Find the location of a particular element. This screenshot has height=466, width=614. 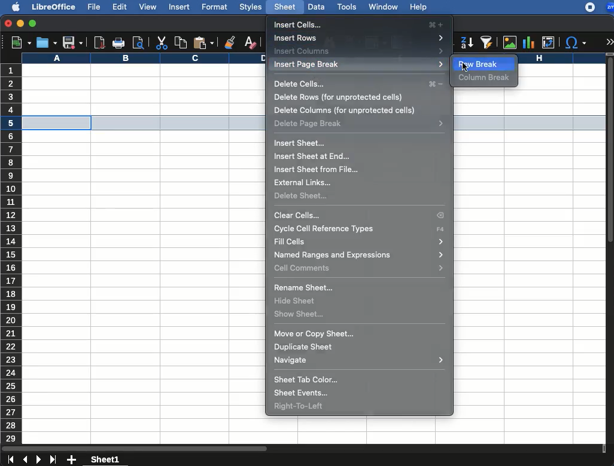

save is located at coordinates (73, 43).